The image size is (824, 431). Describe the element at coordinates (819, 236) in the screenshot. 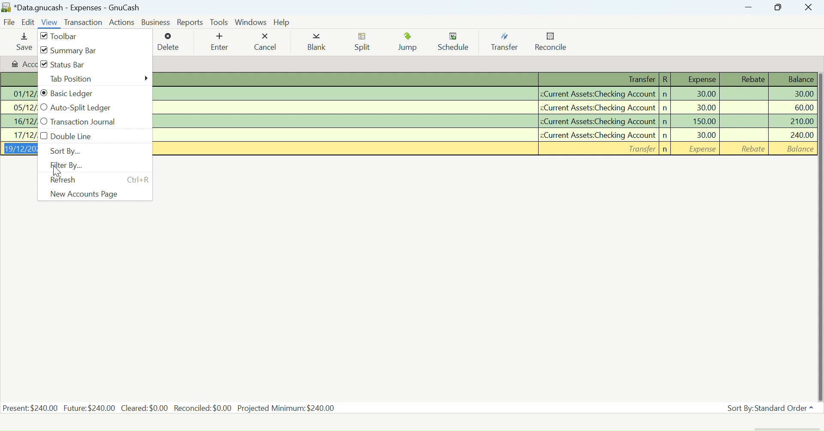

I see `vertical scroll bar` at that location.